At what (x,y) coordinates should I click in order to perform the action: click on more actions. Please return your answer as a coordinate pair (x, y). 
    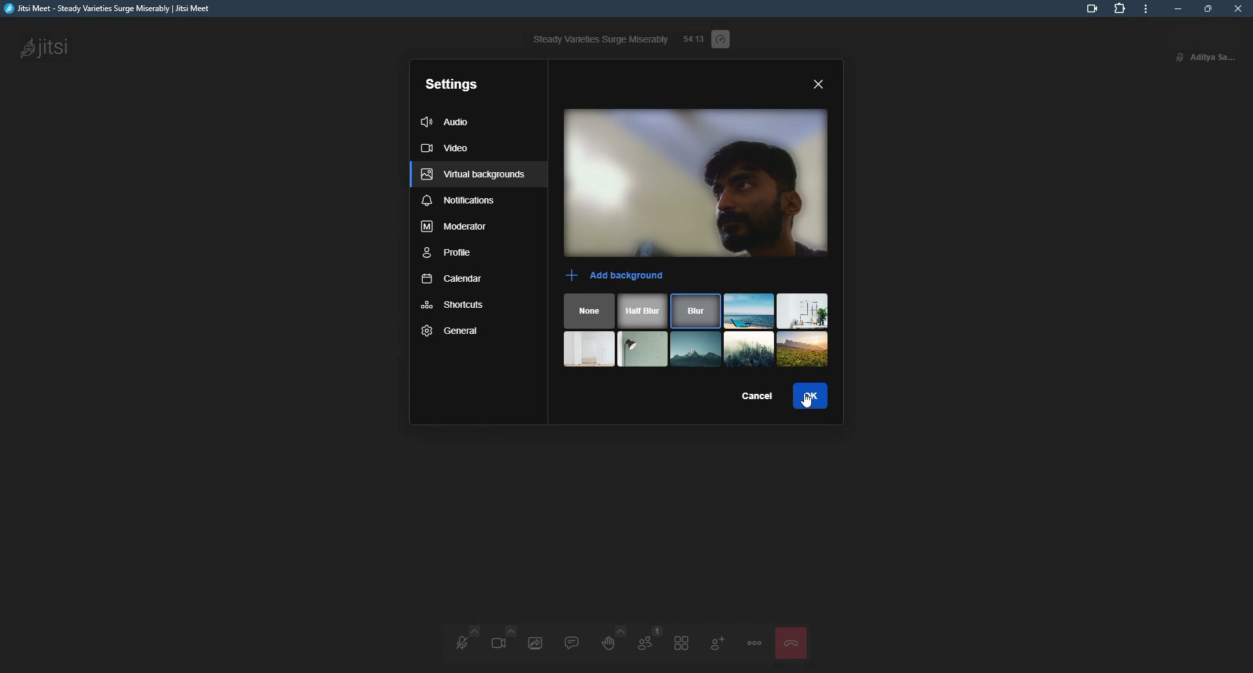
    Looking at the image, I should click on (754, 643).